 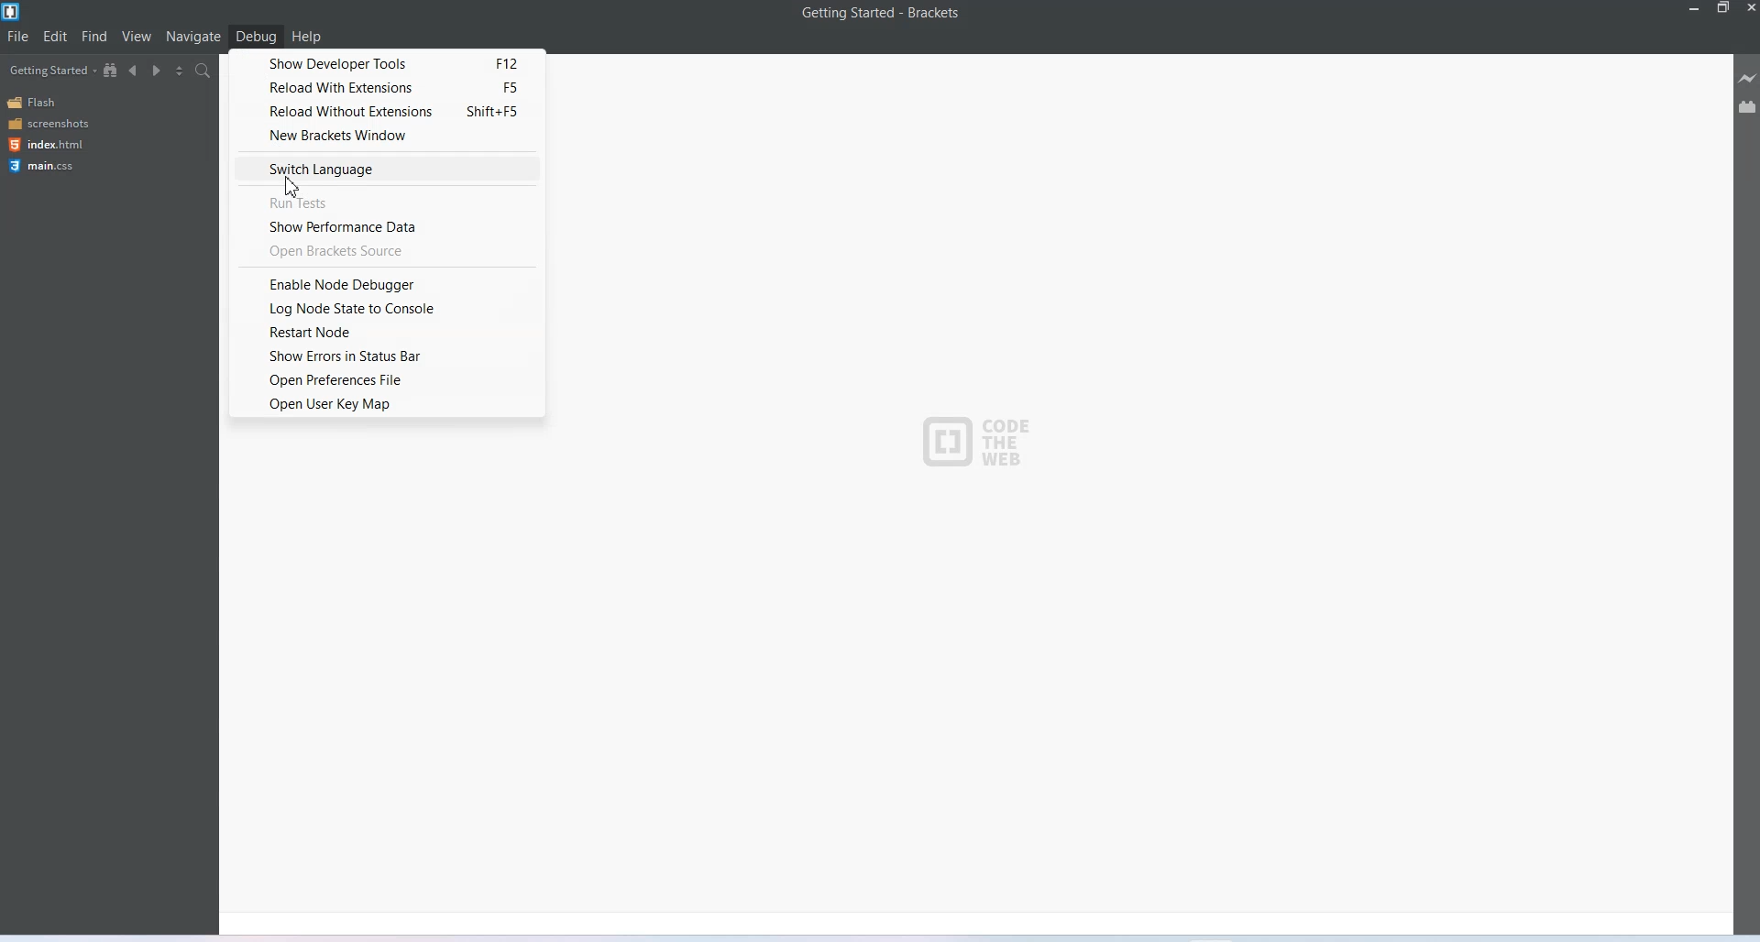 What do you see at coordinates (388, 309) in the screenshot?
I see `Lock node state to console` at bounding box center [388, 309].